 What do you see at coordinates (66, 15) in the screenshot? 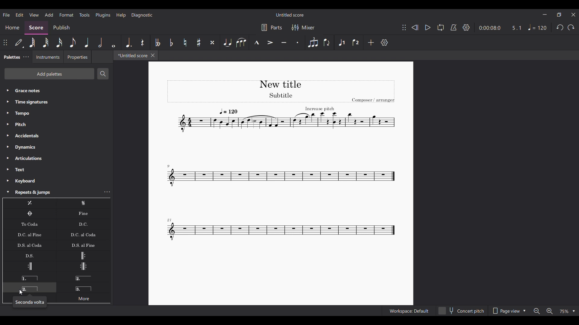
I see `Format menu` at bounding box center [66, 15].